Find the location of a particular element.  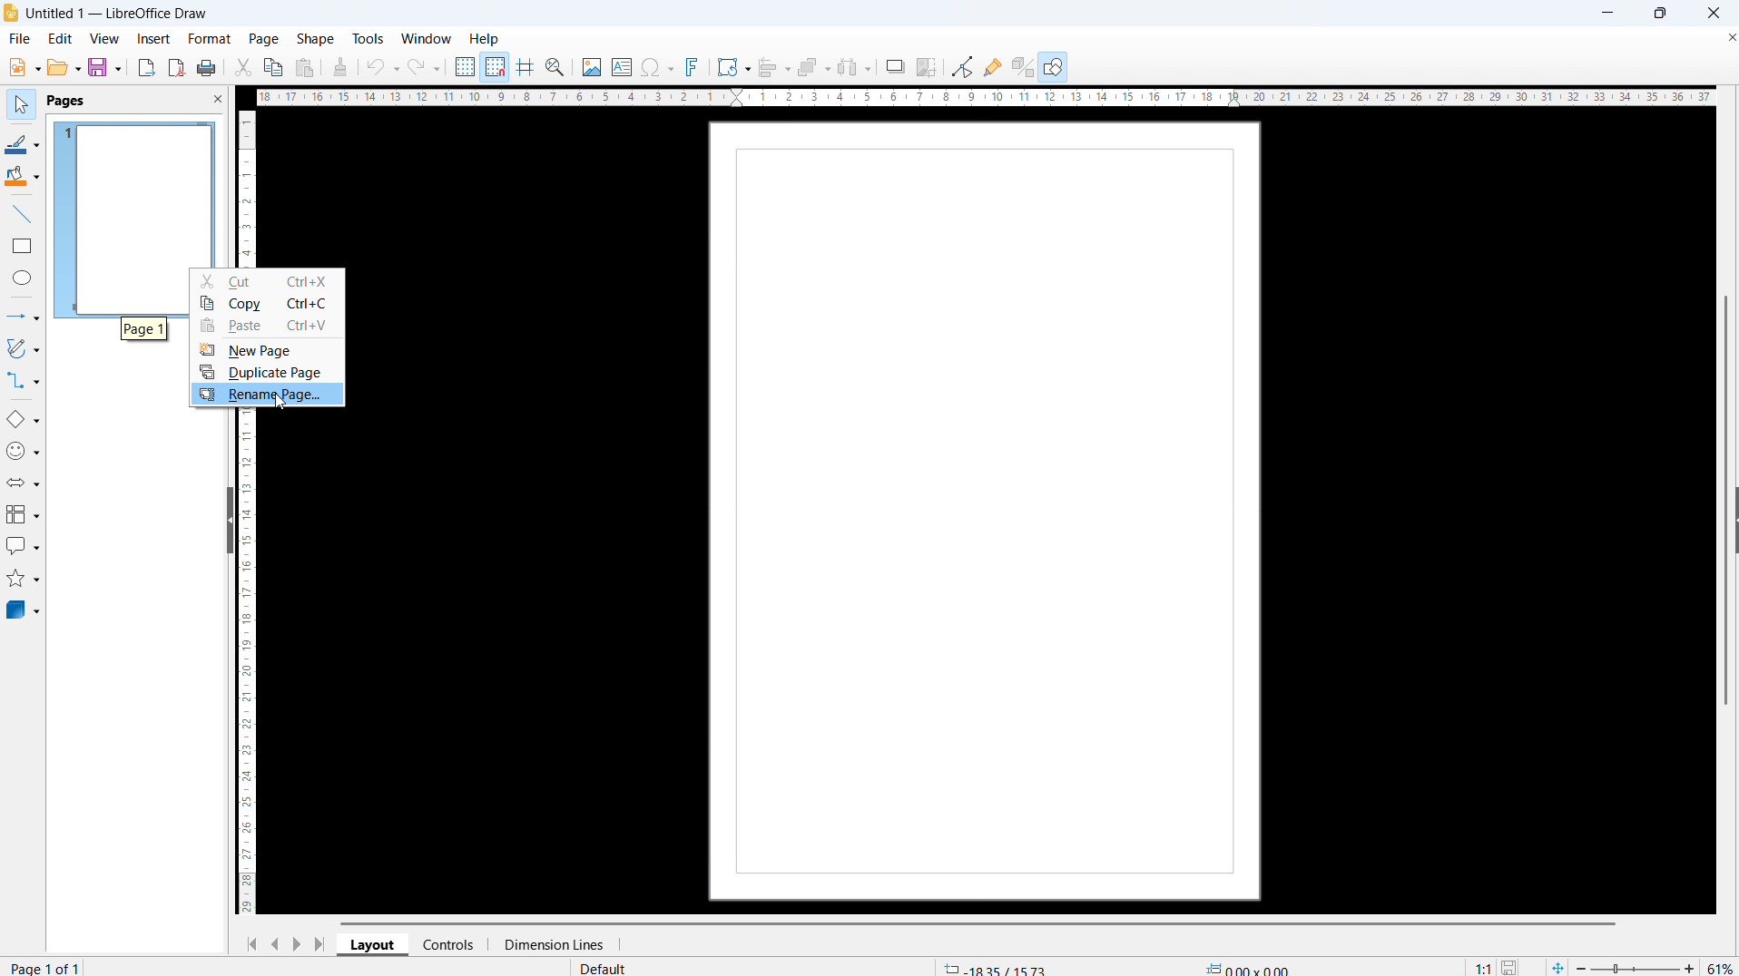

page number is located at coordinates (49, 967).